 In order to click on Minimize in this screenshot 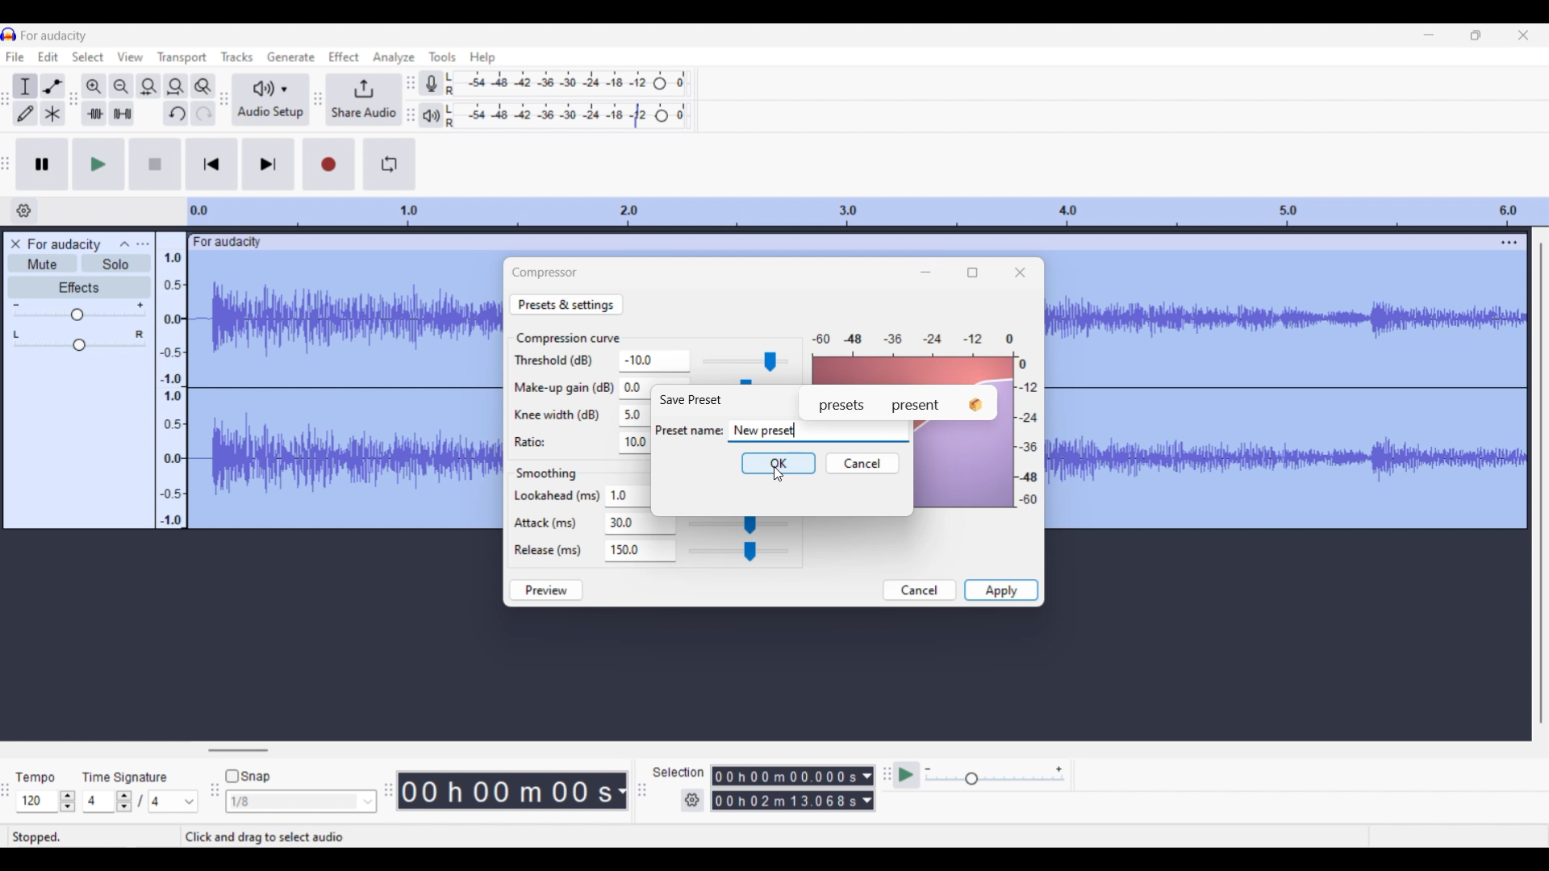, I will do `click(925, 272)`.